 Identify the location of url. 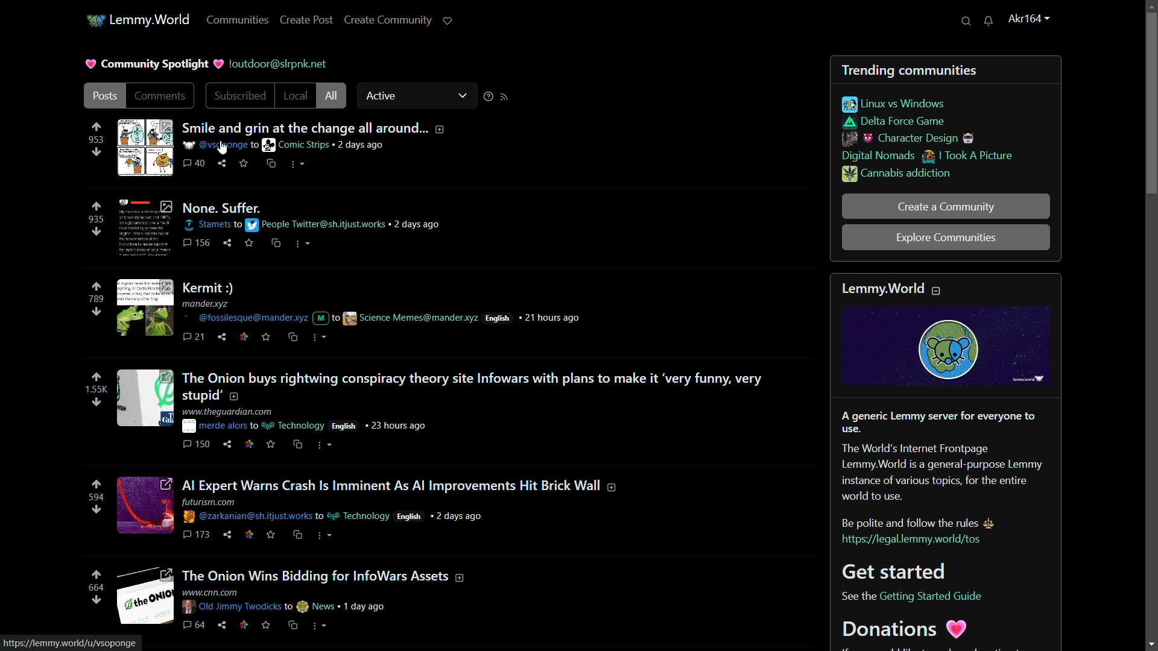
(74, 643).